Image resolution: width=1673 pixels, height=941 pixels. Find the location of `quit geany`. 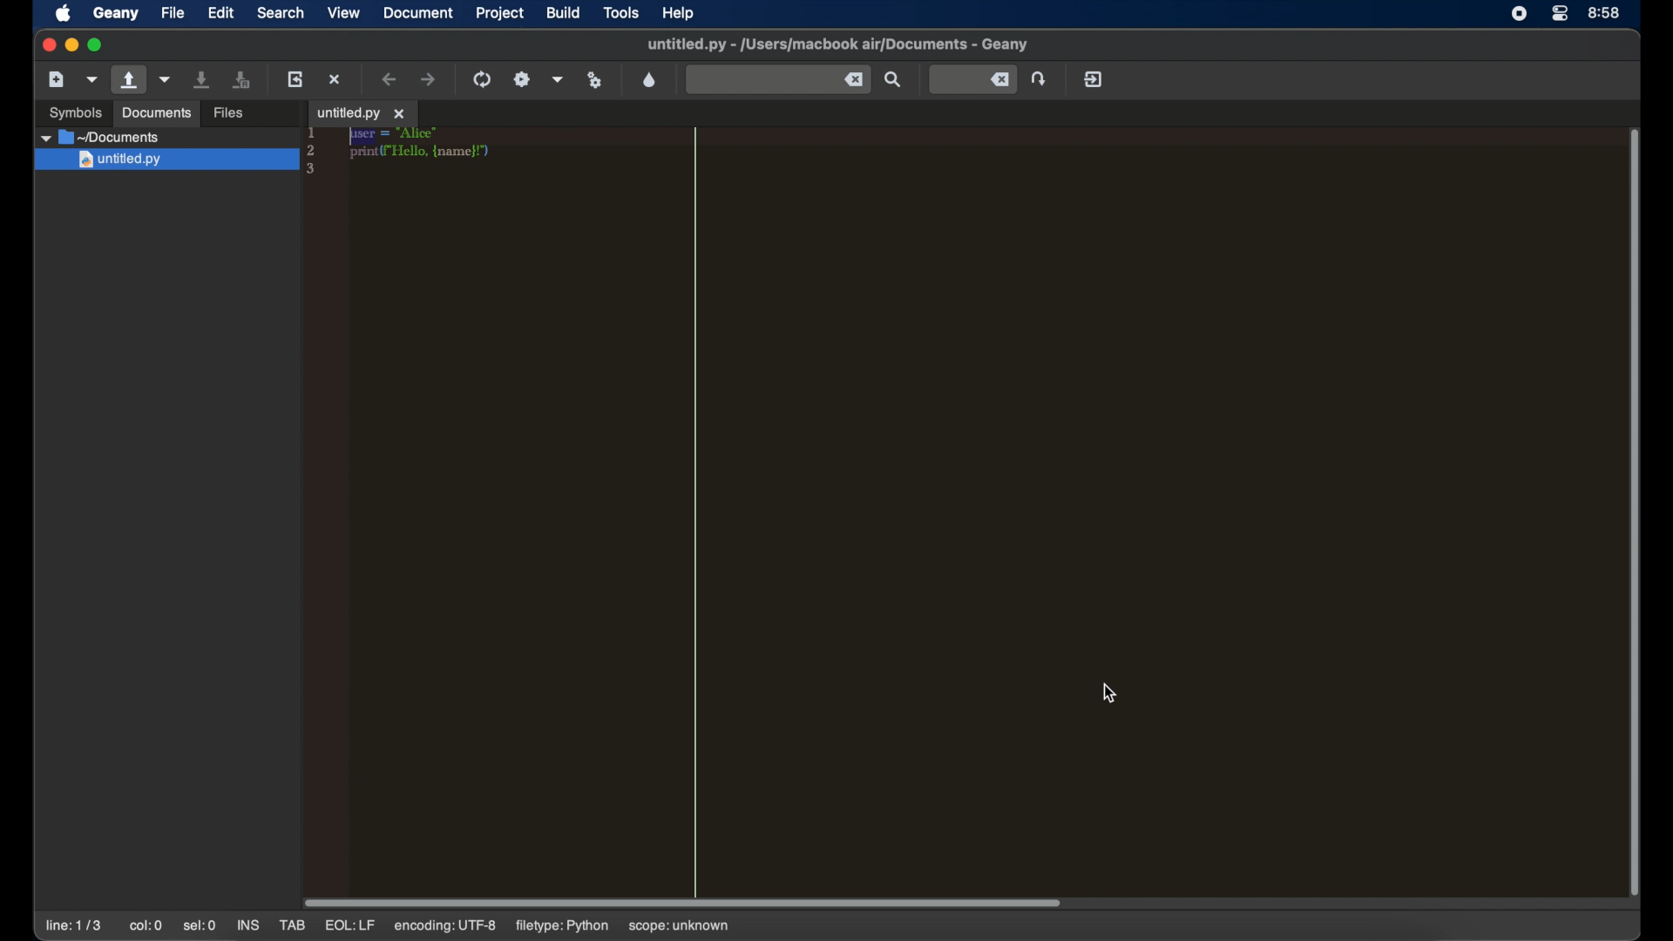

quit geany is located at coordinates (1094, 78).